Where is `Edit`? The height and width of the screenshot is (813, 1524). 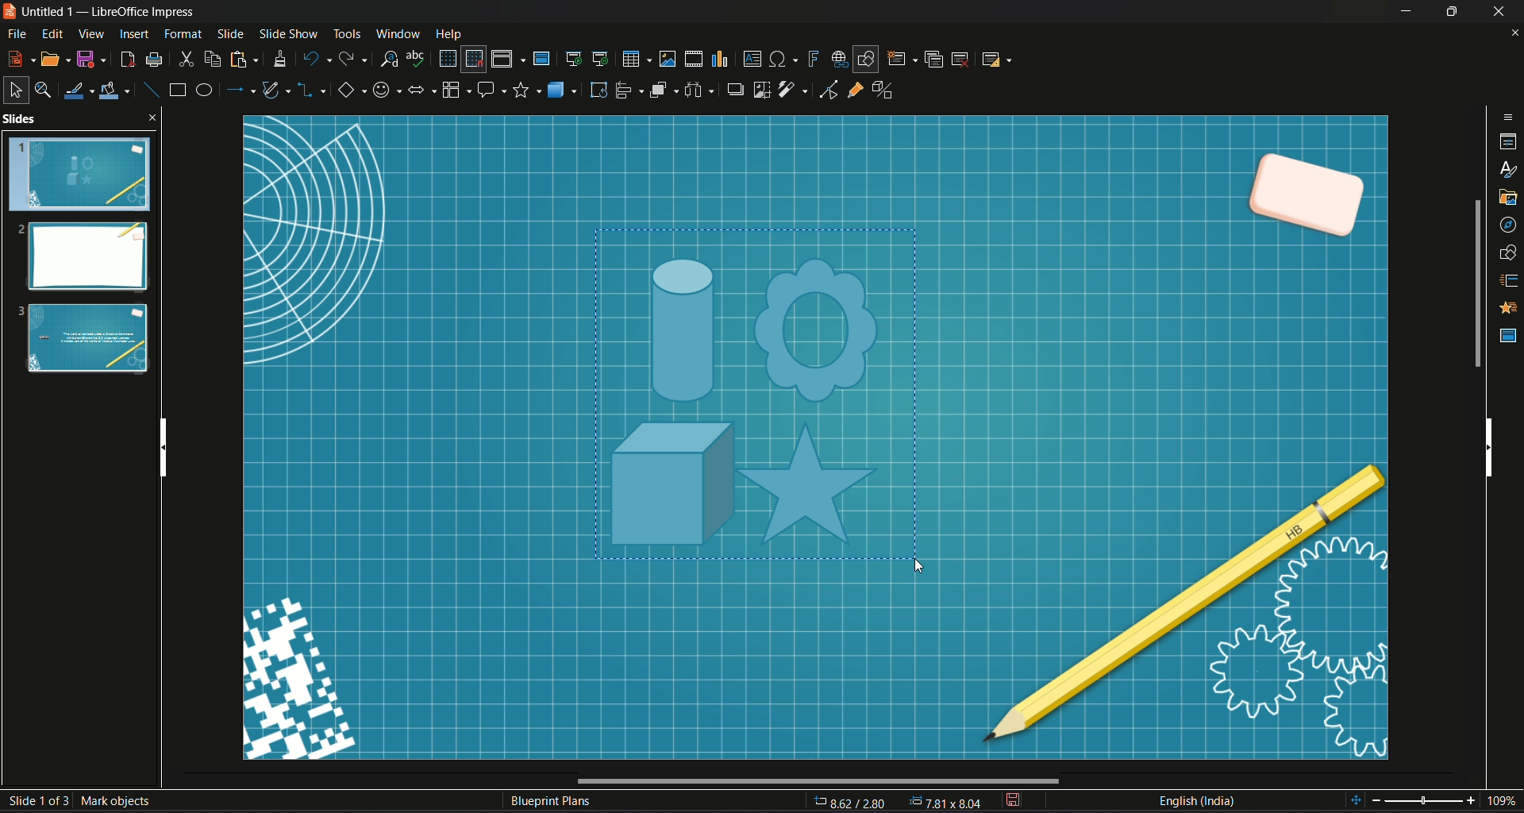
Edit is located at coordinates (53, 34).